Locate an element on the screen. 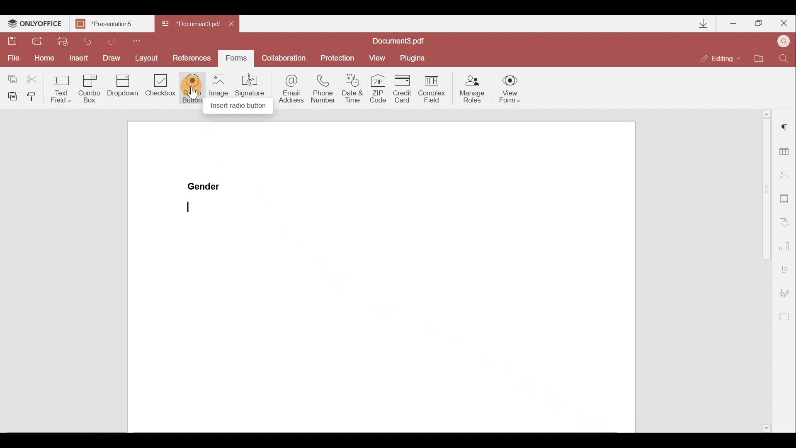 This screenshot has width=796, height=448. Chart settings is located at coordinates (786, 249).